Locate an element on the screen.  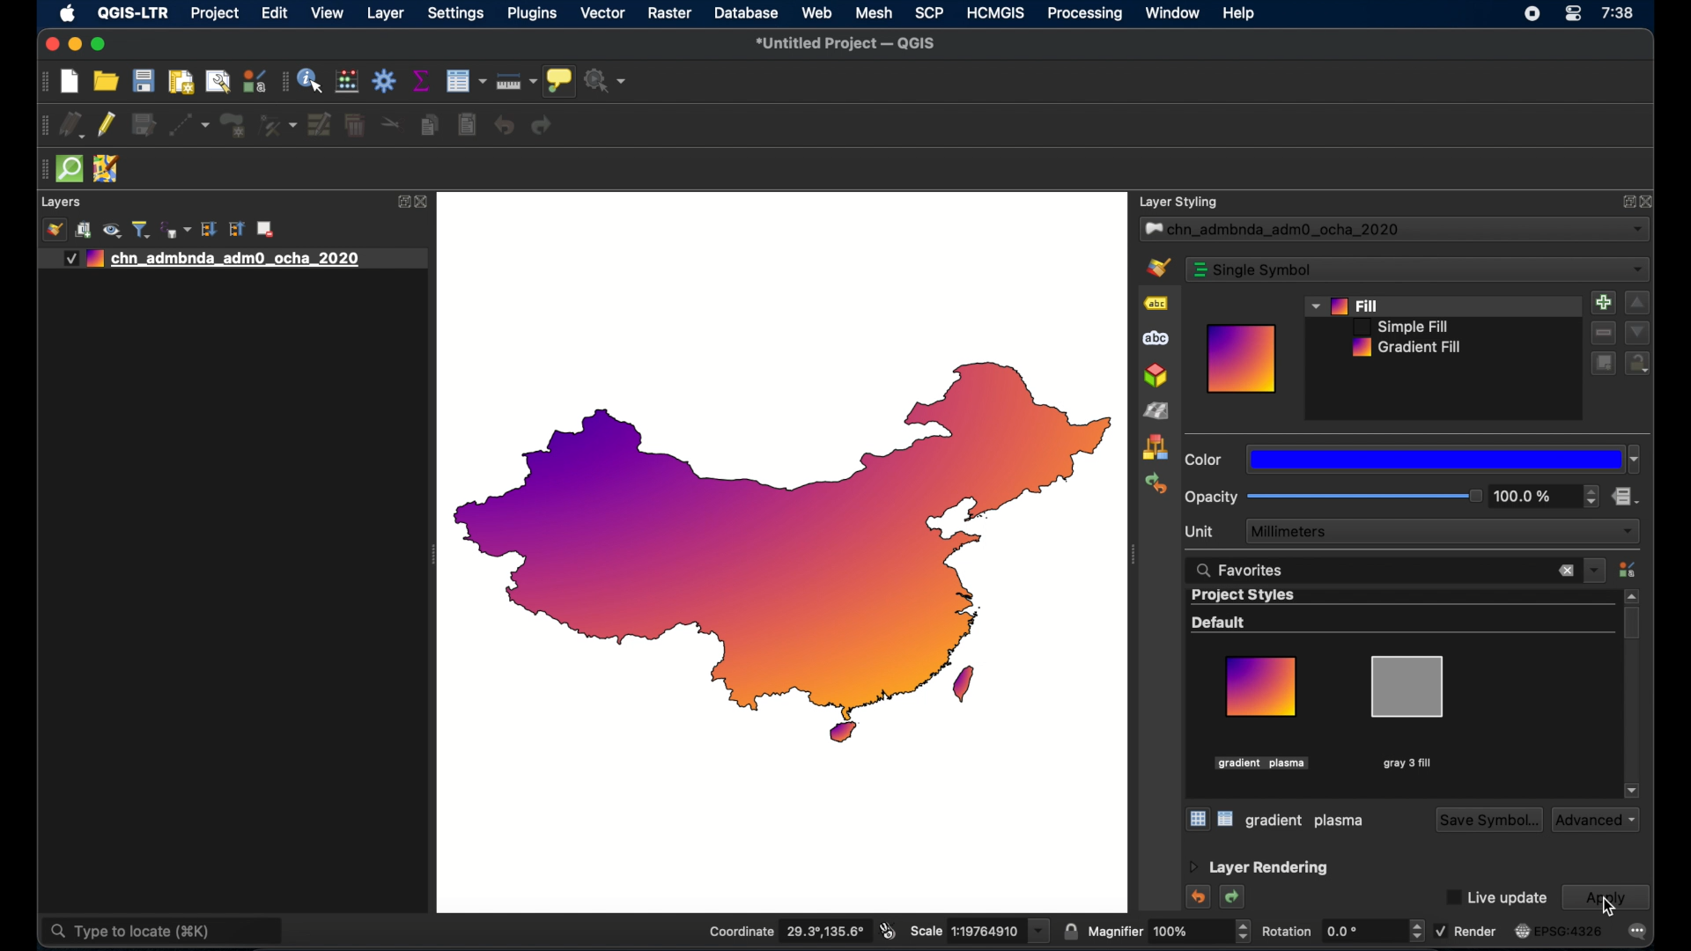
preview is located at coordinates (1242, 359).